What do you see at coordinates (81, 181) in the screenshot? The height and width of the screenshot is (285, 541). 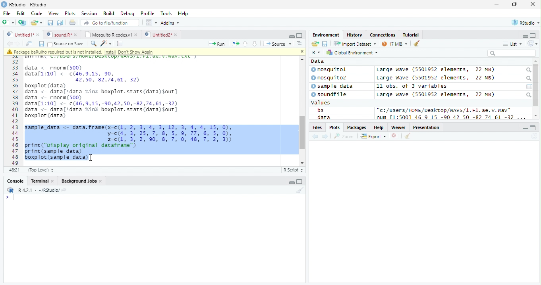 I see `Background Jobs` at bounding box center [81, 181].